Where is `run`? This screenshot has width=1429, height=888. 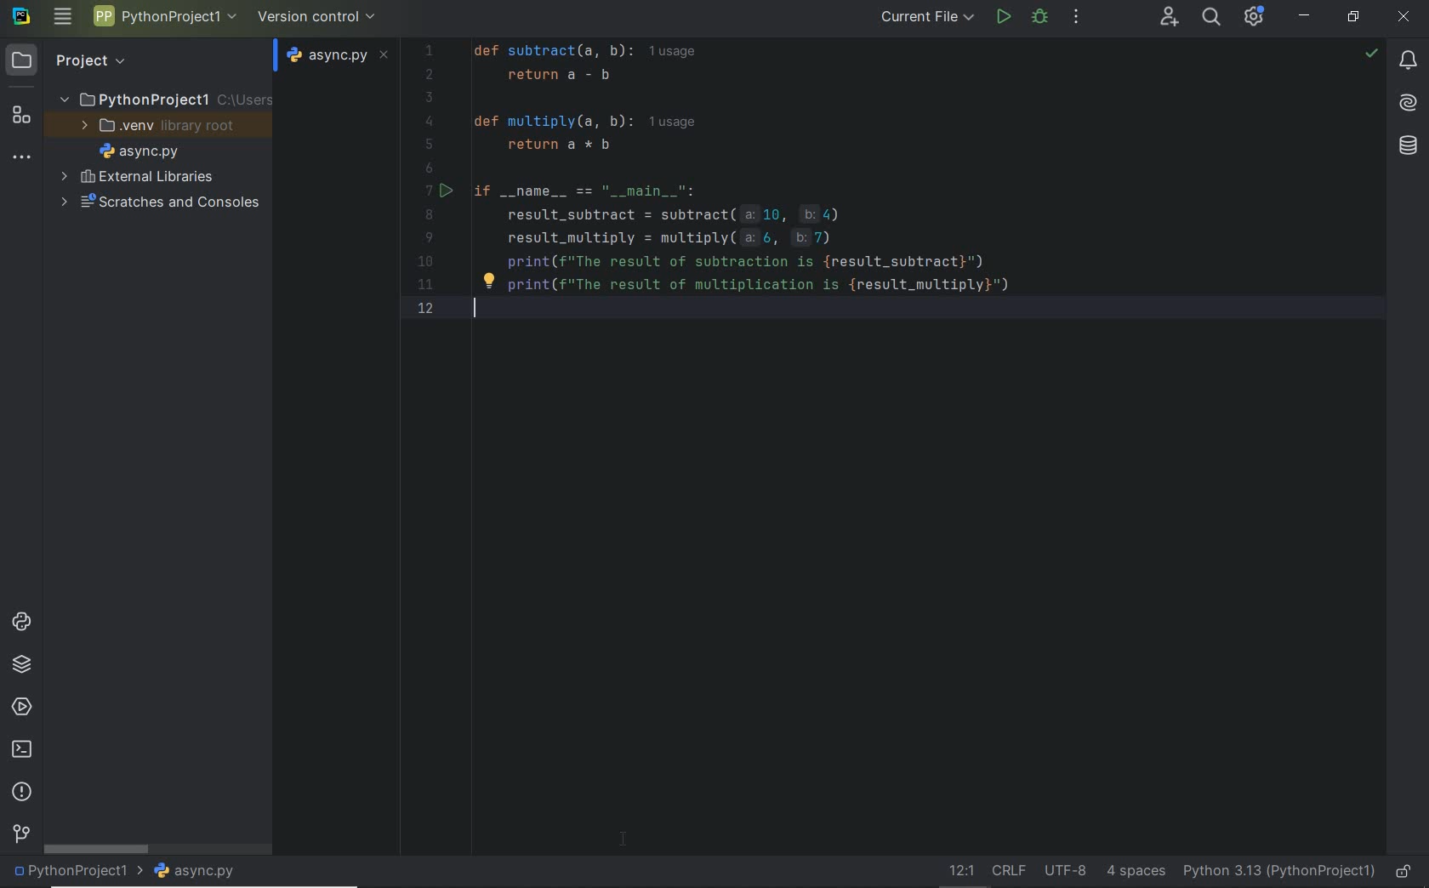 run is located at coordinates (1002, 16).